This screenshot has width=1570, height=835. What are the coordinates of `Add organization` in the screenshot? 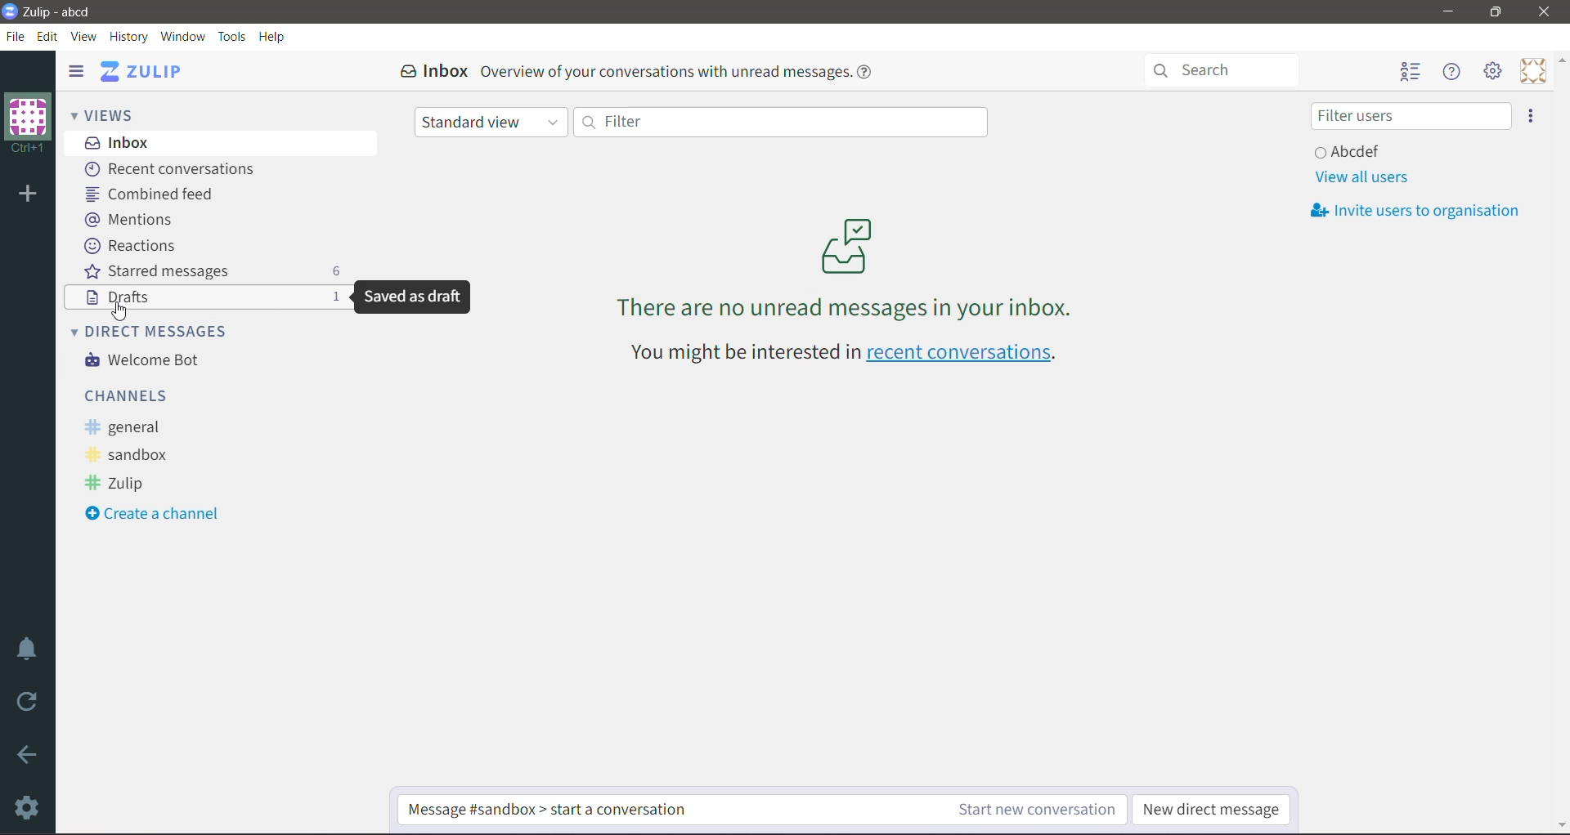 It's located at (26, 195).